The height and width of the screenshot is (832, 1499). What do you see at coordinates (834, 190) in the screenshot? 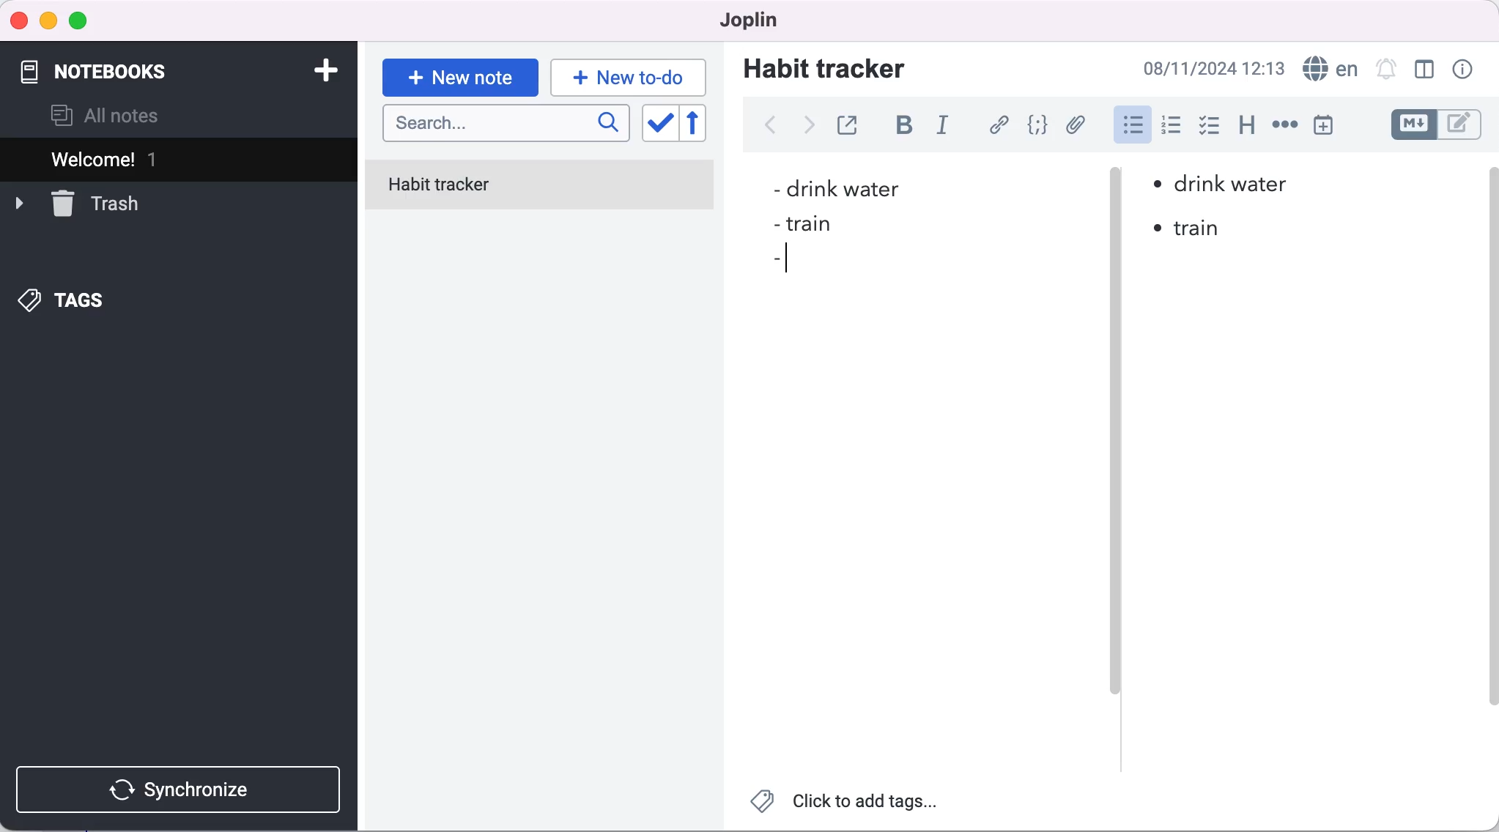
I see `- drink water` at bounding box center [834, 190].